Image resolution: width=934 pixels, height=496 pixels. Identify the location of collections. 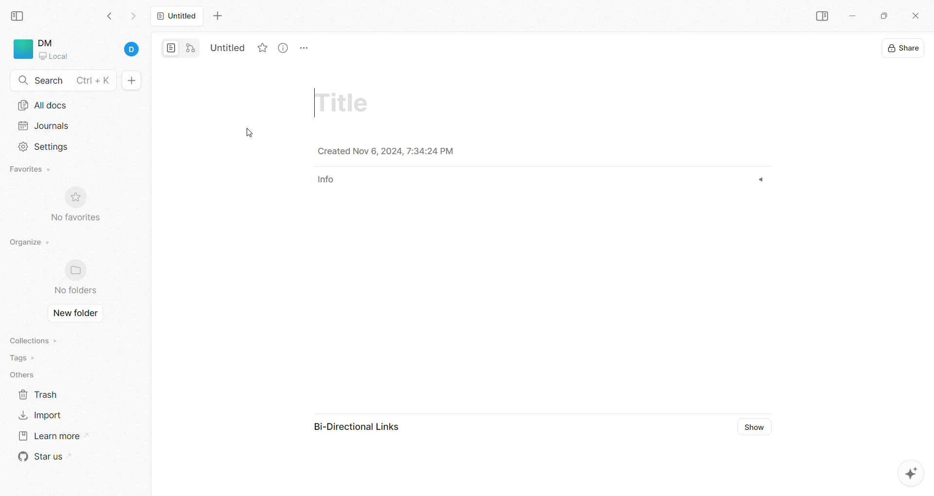
(32, 340).